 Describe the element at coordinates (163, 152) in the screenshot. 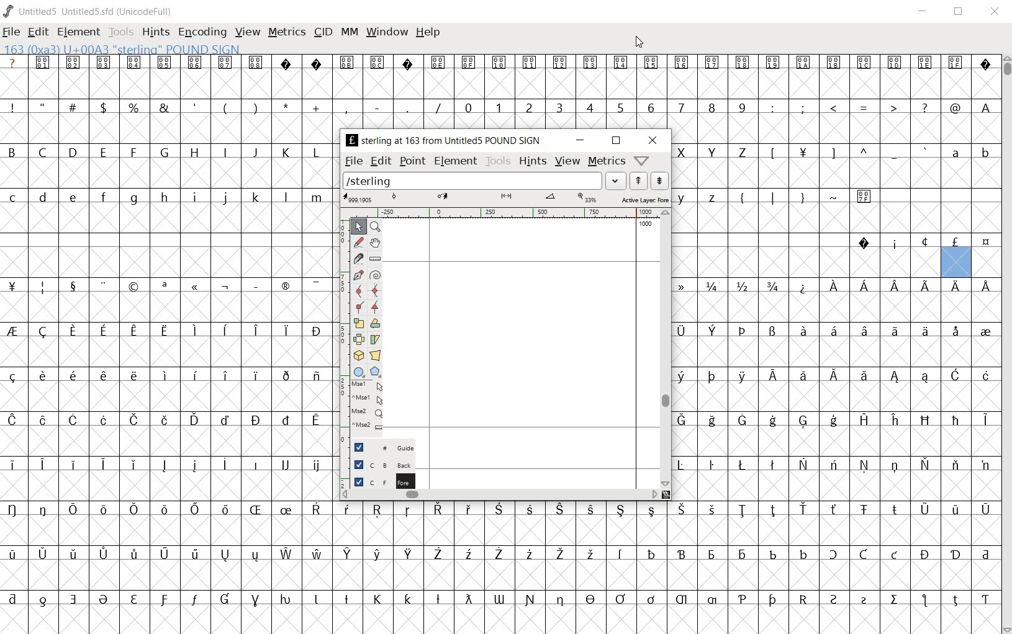

I see `G` at that location.